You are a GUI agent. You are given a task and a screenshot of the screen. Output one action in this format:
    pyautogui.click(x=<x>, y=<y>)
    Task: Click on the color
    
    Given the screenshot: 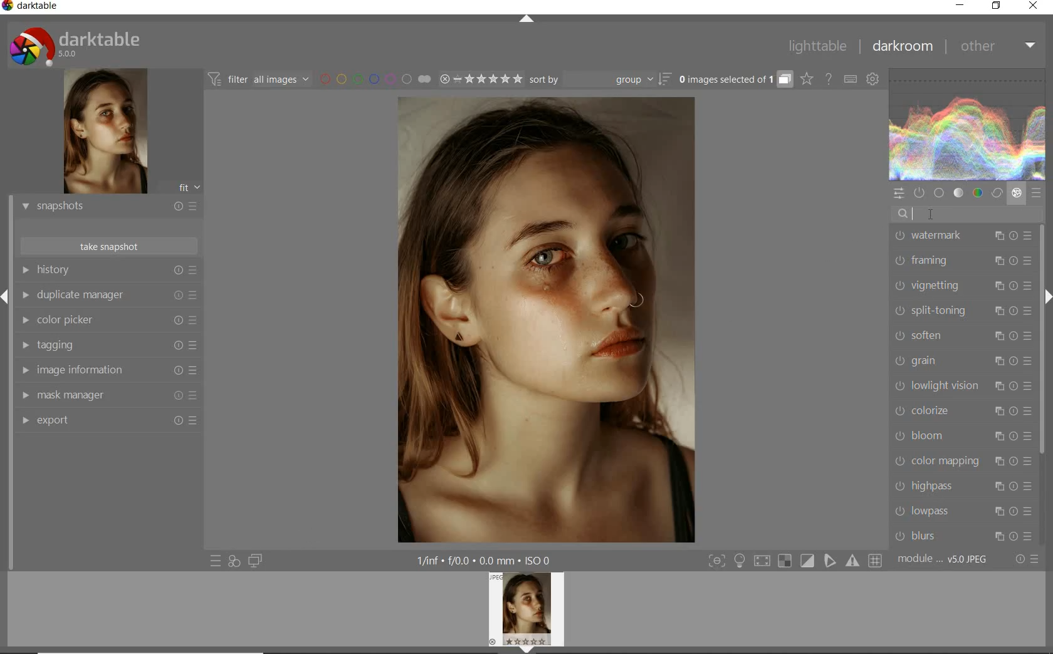 What is the action you would take?
    pyautogui.click(x=978, y=194)
    